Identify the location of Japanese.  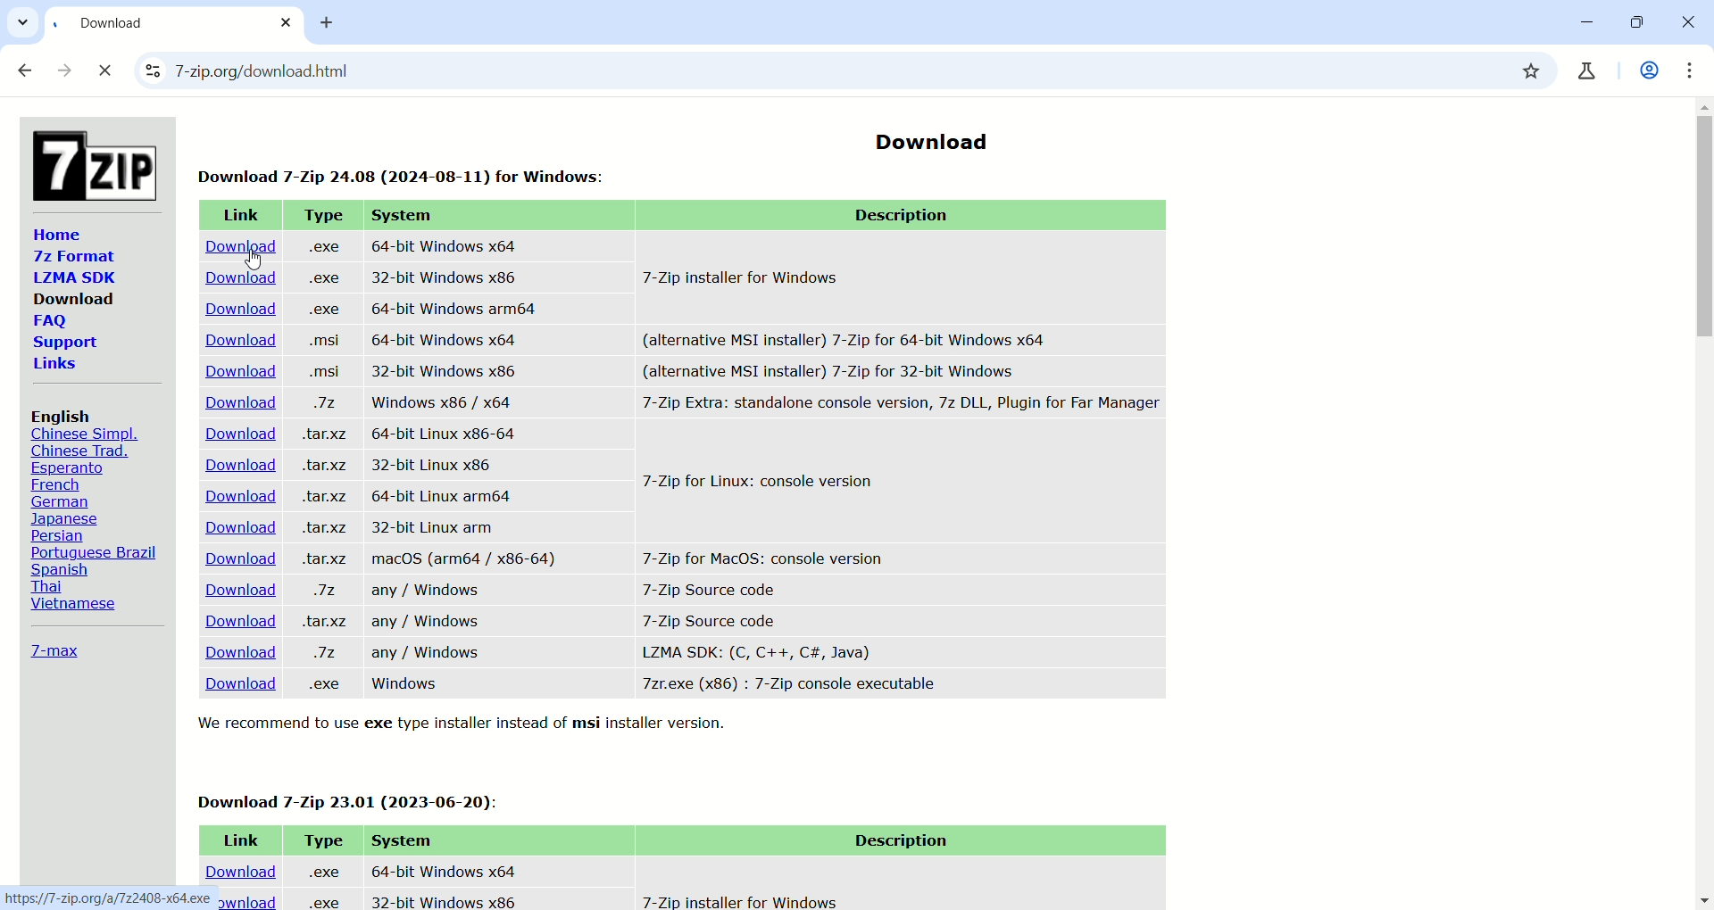
(68, 518).